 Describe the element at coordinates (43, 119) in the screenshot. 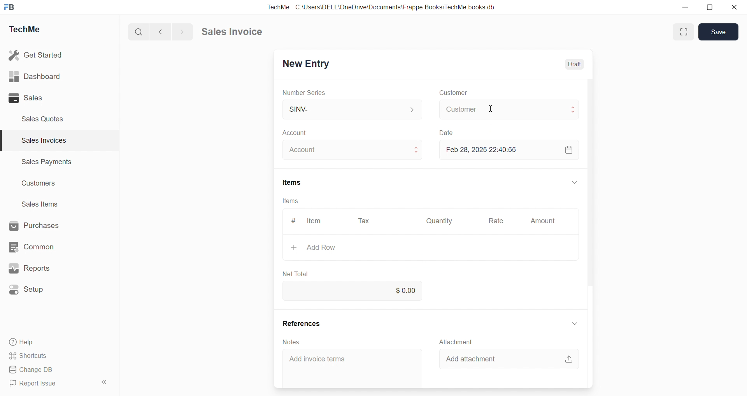

I see `Sales Quotes` at that location.